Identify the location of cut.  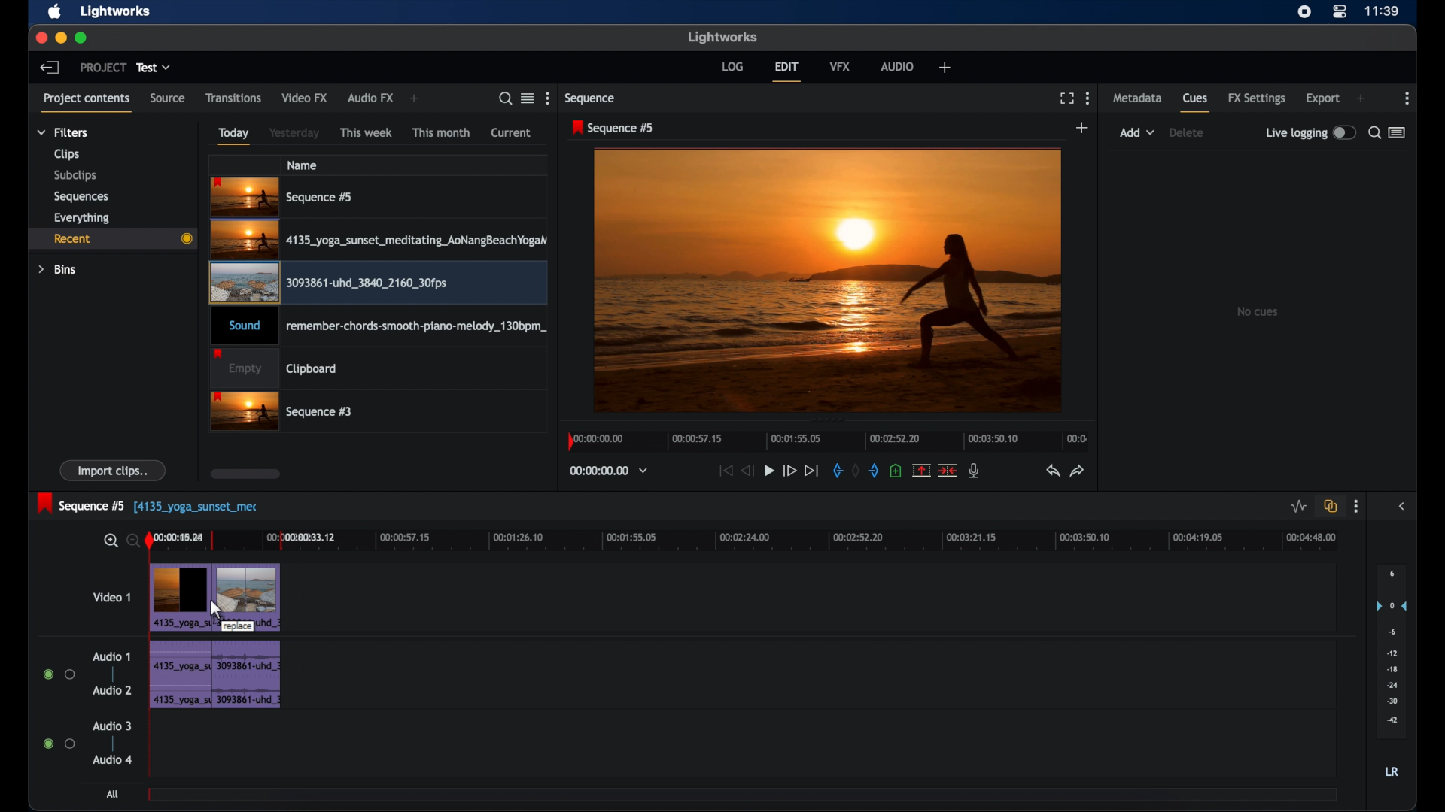
(948, 470).